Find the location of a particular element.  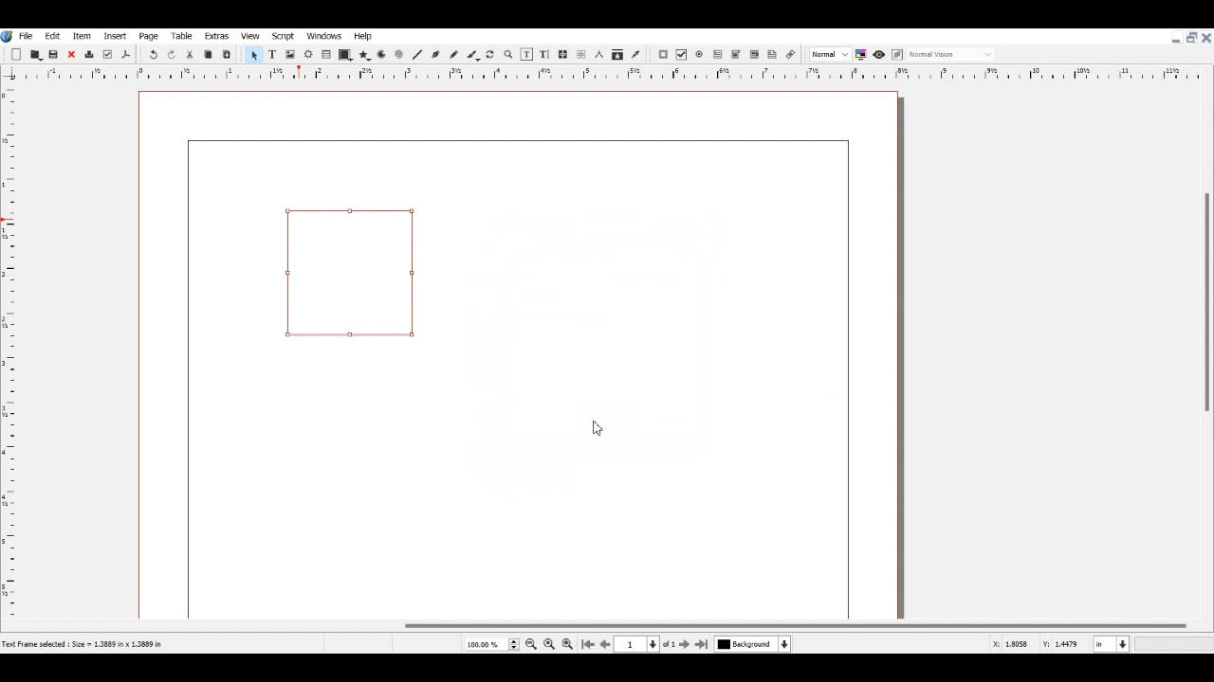

Preflight verifier is located at coordinates (107, 55).